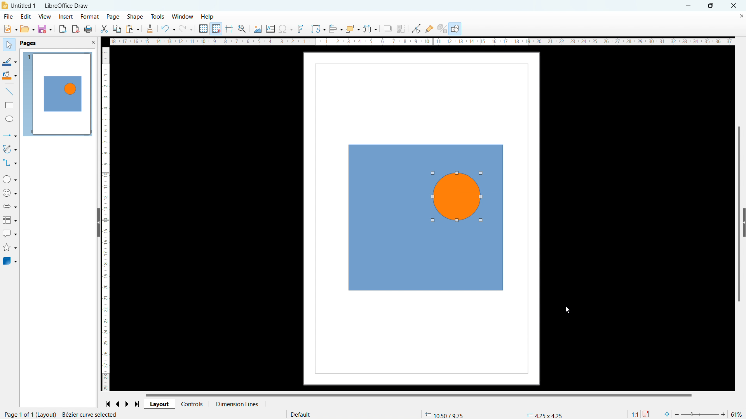 Image resolution: width=746 pixels, height=419 pixels. I want to click on edit, so click(25, 16).